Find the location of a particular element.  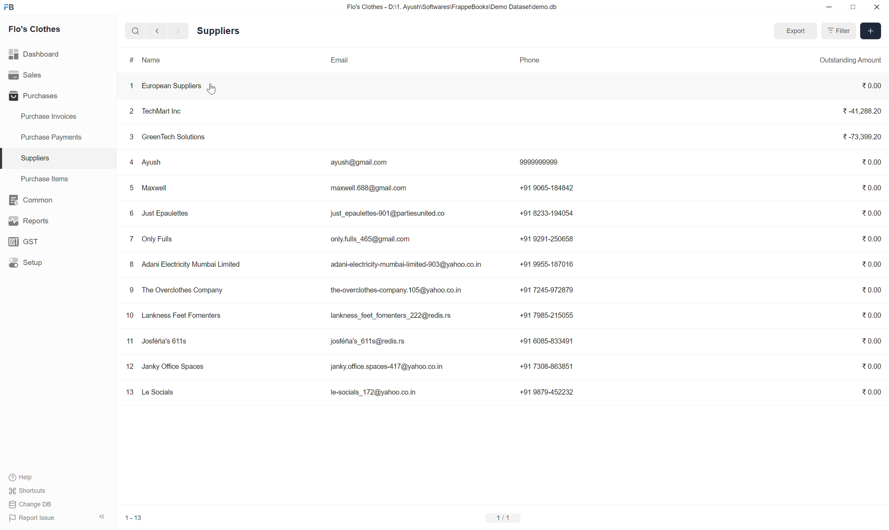

10 is located at coordinates (125, 315).